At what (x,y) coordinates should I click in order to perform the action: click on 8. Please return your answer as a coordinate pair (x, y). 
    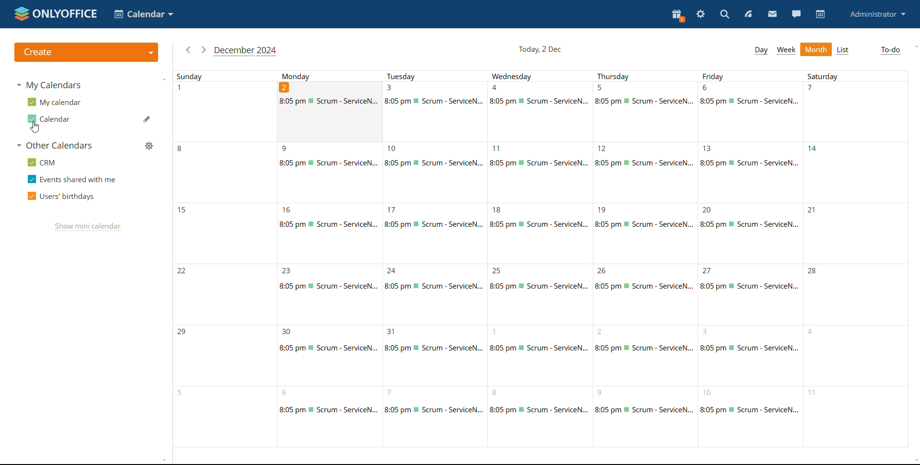
    Looking at the image, I should click on (223, 172).